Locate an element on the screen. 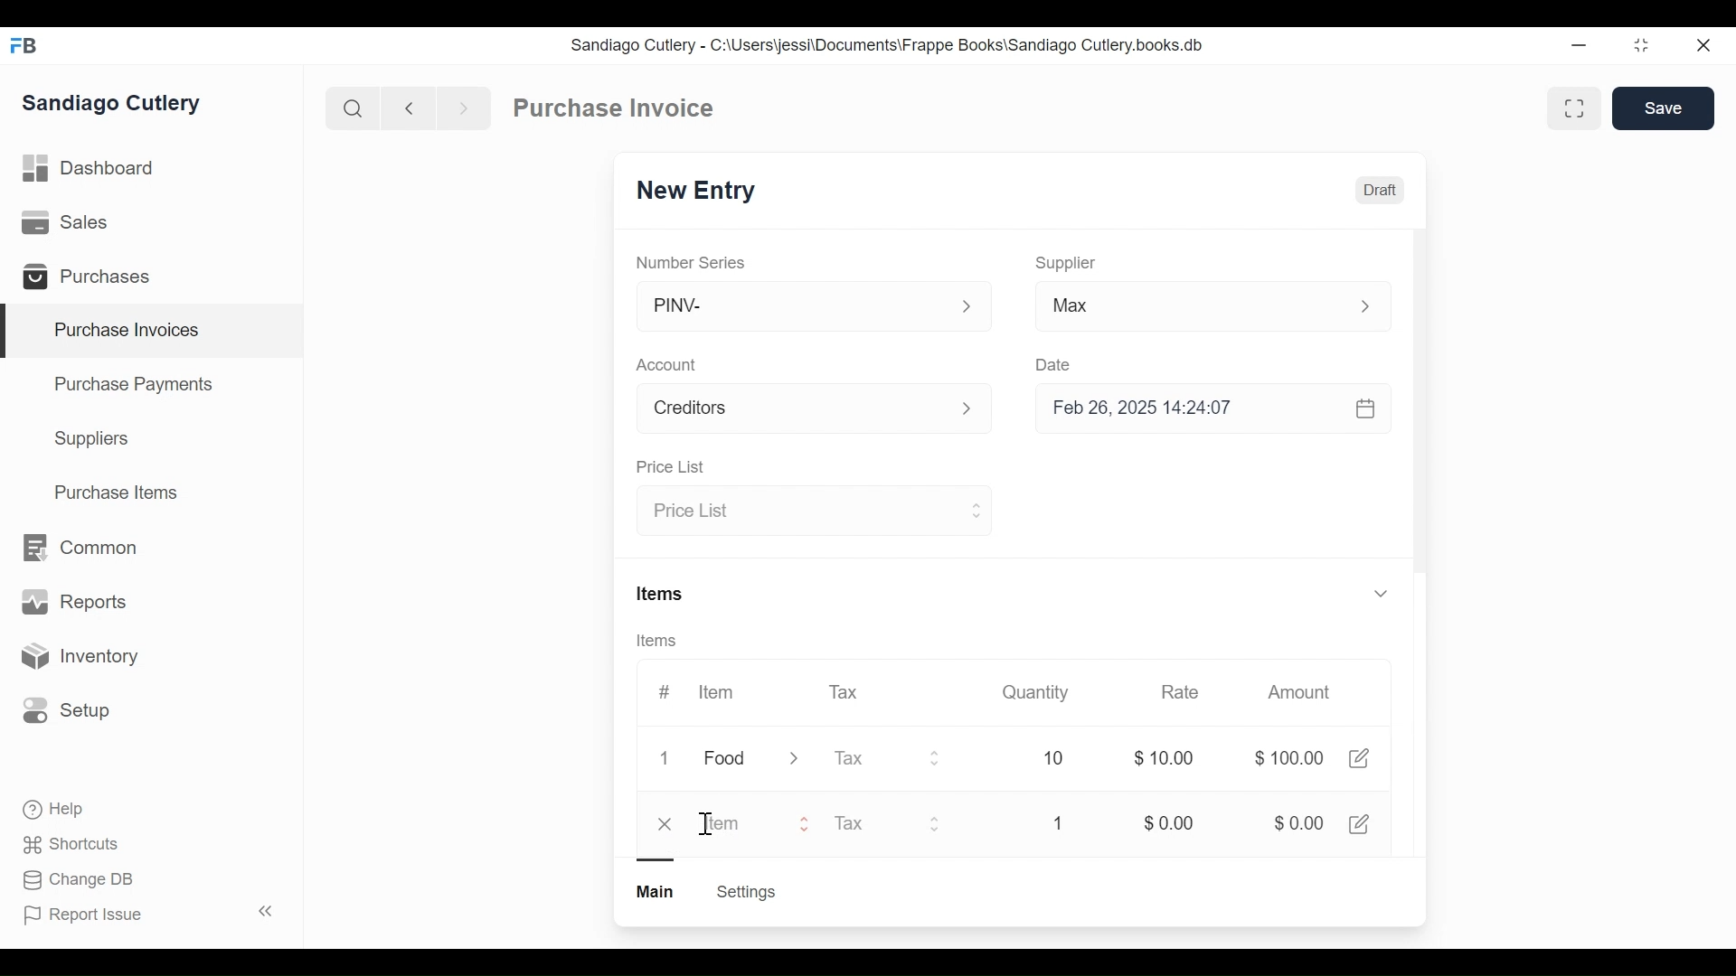 The image size is (1736, 976). Main is located at coordinates (657, 890).